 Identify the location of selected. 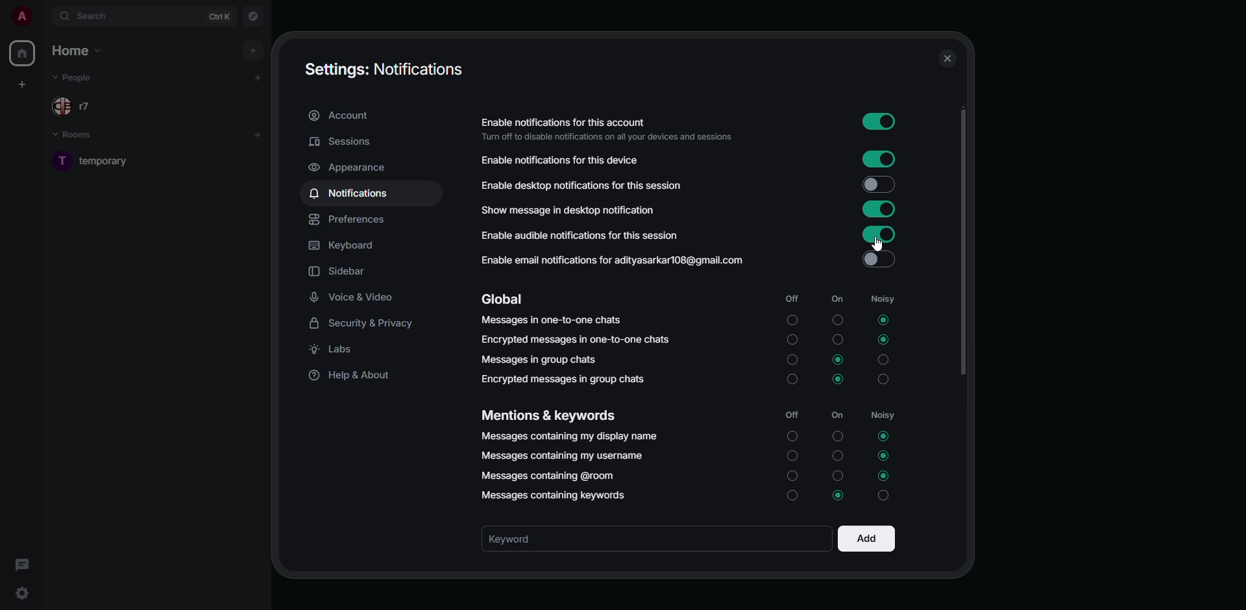
(838, 378).